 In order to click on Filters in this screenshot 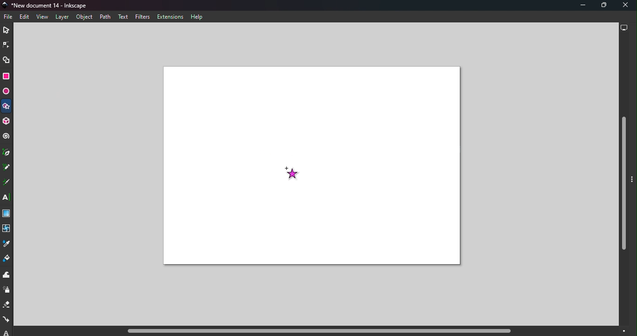, I will do `click(143, 17)`.